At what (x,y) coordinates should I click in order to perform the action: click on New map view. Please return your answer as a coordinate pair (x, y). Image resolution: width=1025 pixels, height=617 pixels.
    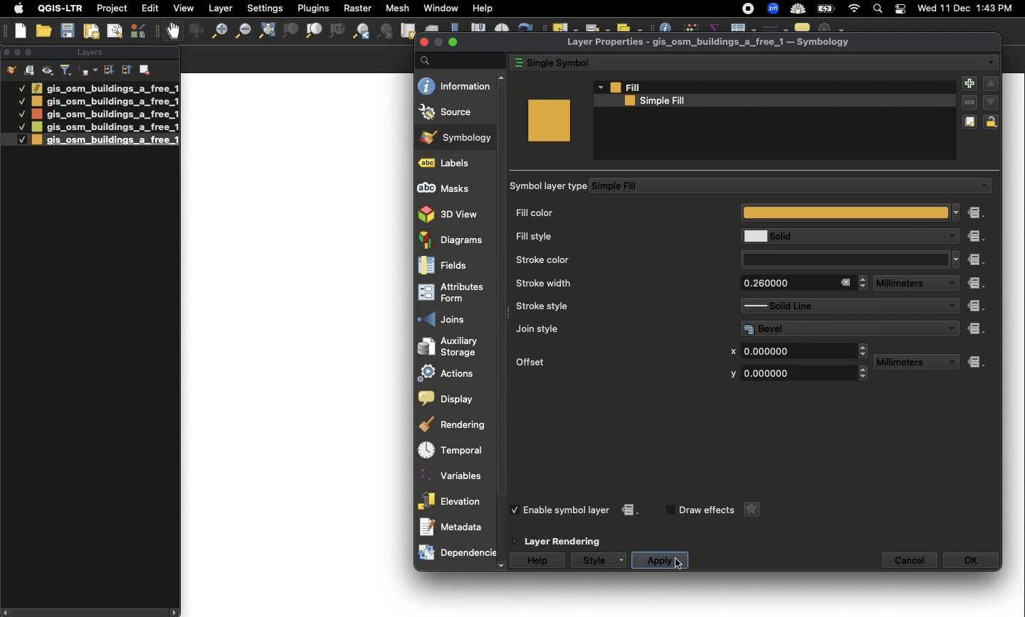
    Looking at the image, I should click on (407, 31).